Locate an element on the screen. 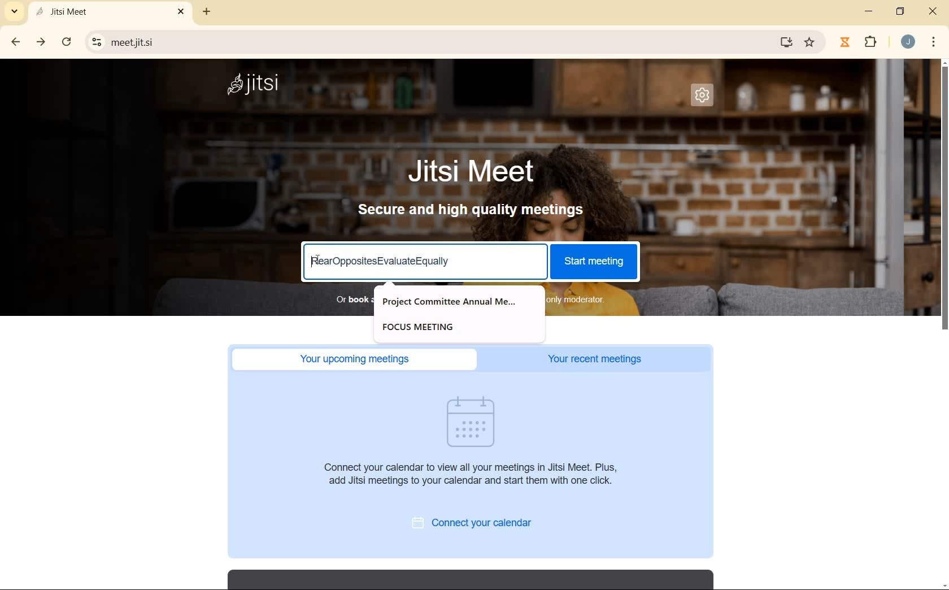 The width and height of the screenshot is (949, 590). View Site Information is located at coordinates (97, 42).